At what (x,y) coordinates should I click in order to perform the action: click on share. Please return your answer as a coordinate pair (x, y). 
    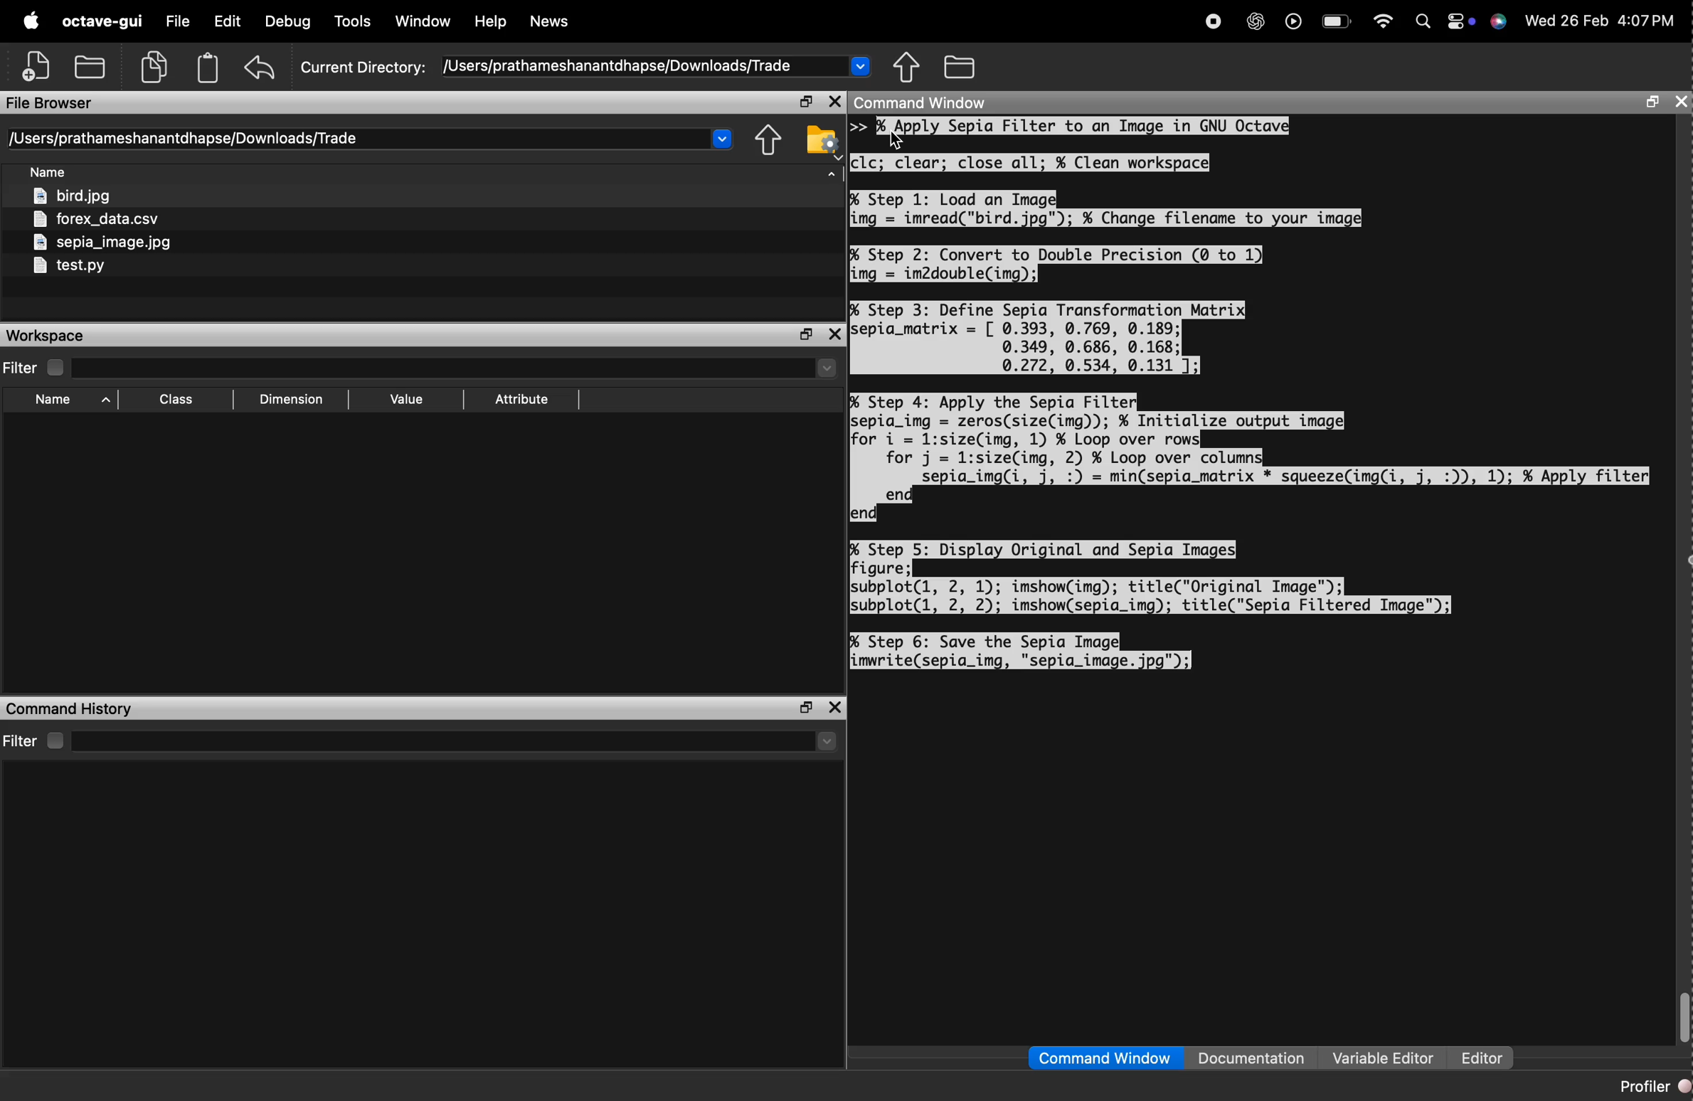
    Looking at the image, I should click on (770, 141).